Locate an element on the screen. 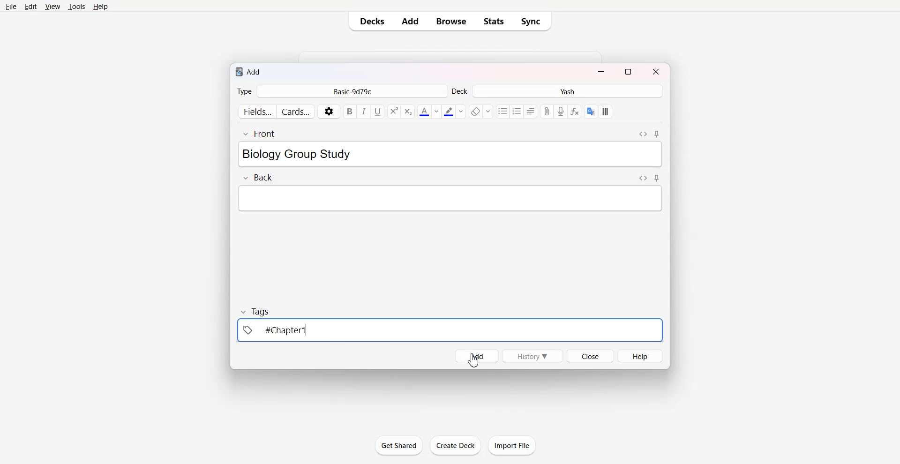 Image resolution: width=900 pixels, height=464 pixels. Back is located at coordinates (257, 177).